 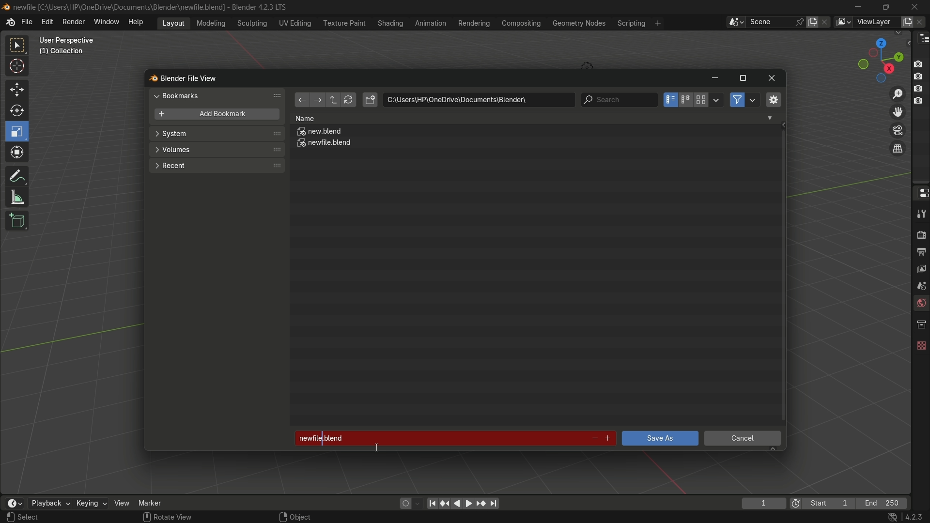 What do you see at coordinates (74, 21) in the screenshot?
I see `render menu` at bounding box center [74, 21].